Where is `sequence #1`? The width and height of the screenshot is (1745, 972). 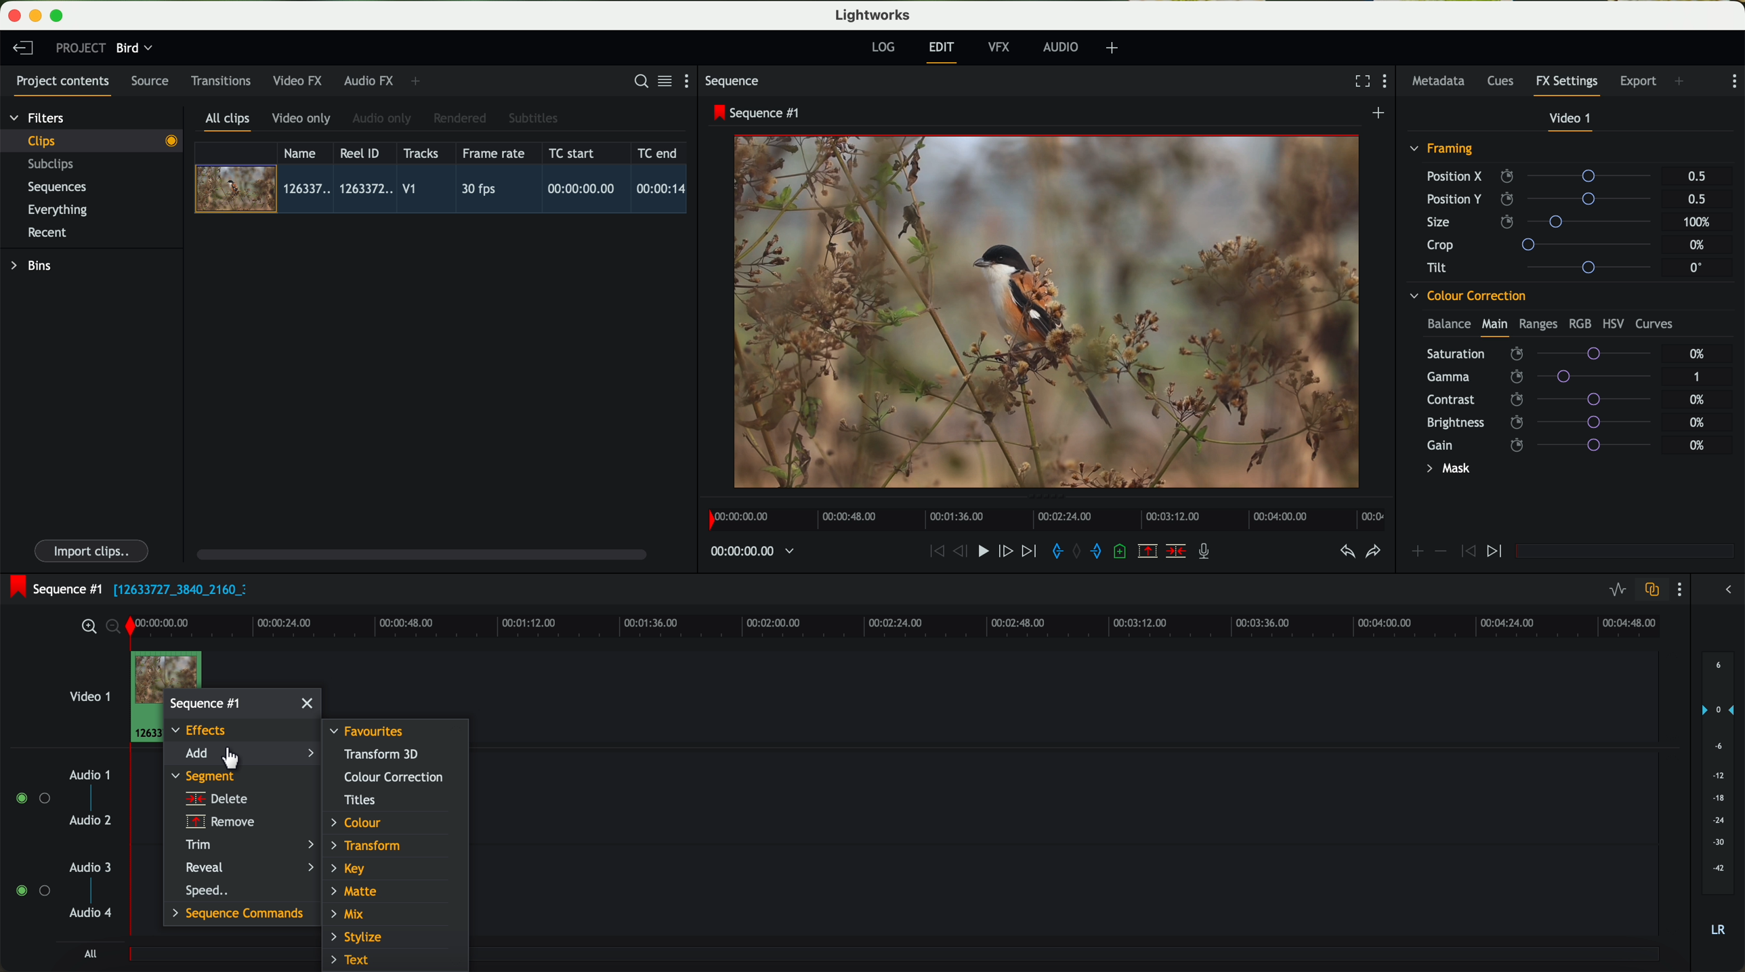
sequence #1 is located at coordinates (758, 112).